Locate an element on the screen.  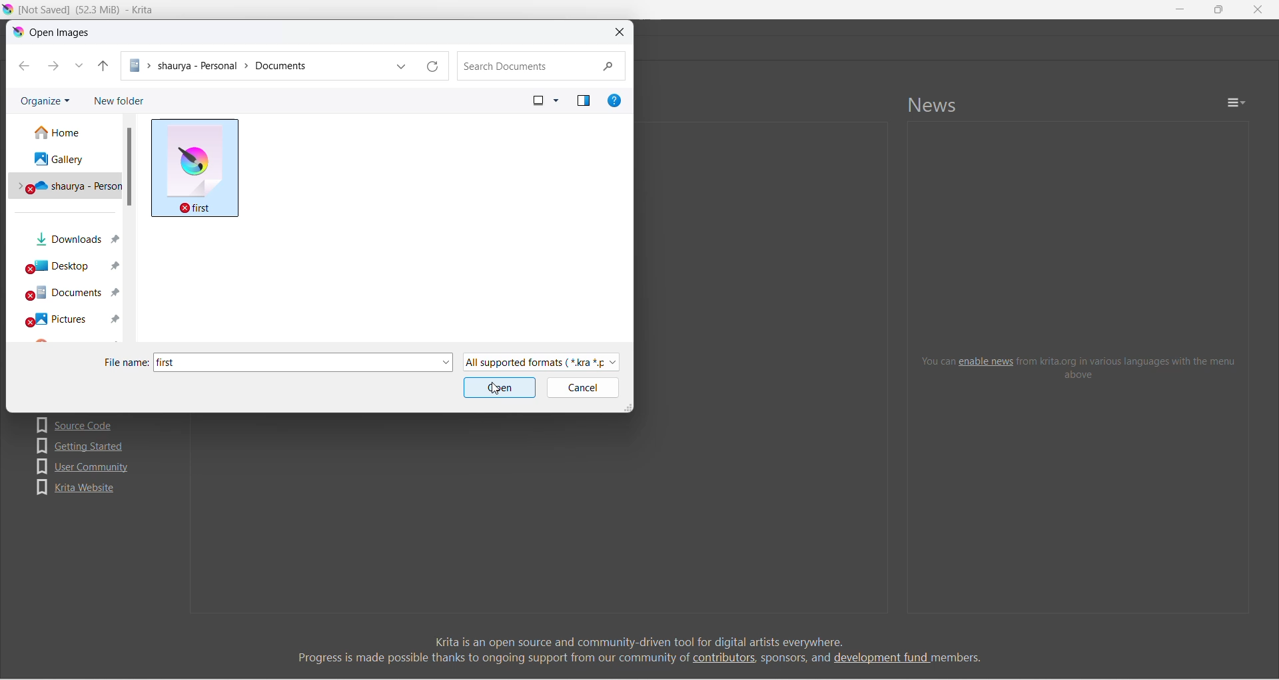
more options is located at coordinates (557, 100).